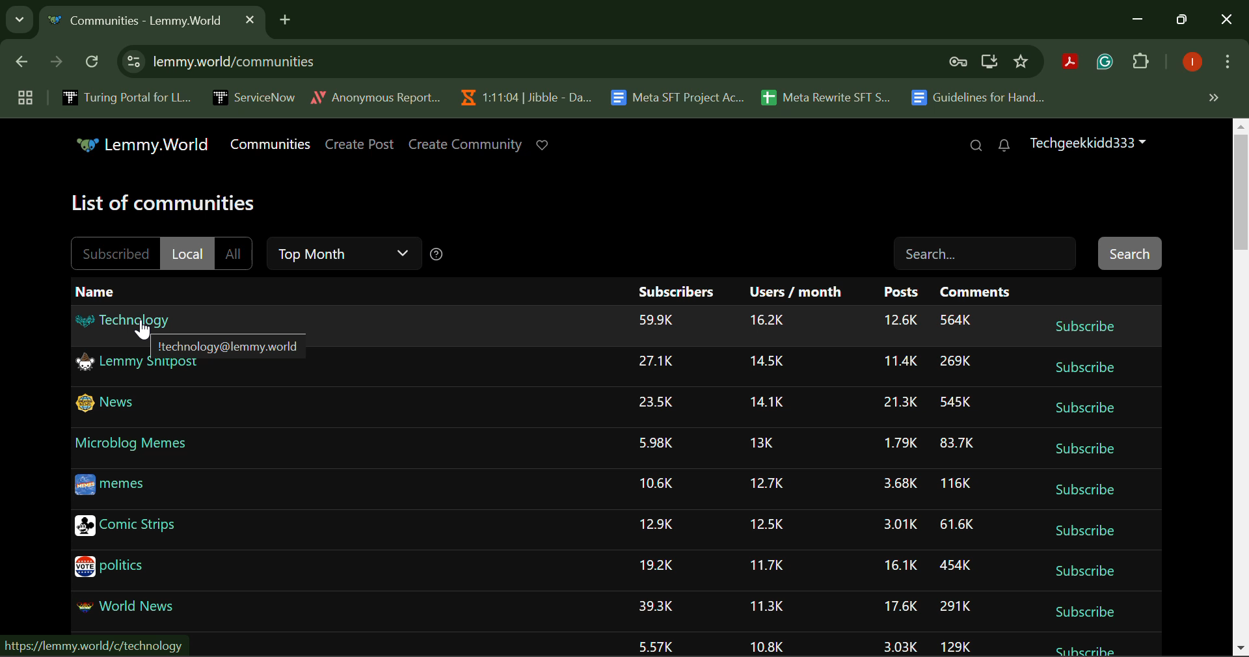 This screenshot has height=657, width=1249. What do you see at coordinates (273, 144) in the screenshot?
I see `Communities` at bounding box center [273, 144].